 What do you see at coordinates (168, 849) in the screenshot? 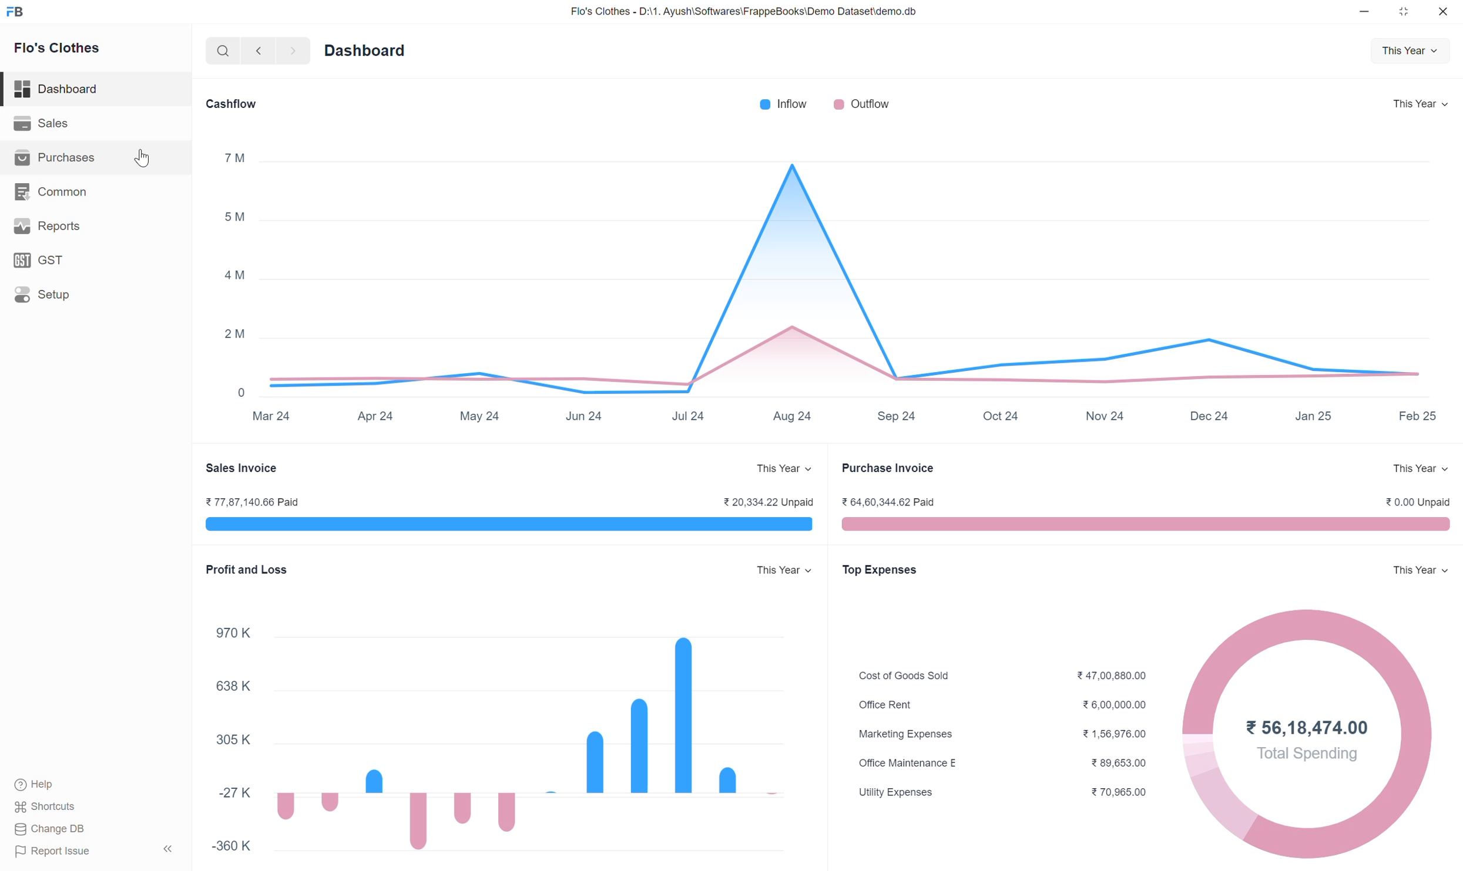
I see `Collapse sidebar` at bounding box center [168, 849].